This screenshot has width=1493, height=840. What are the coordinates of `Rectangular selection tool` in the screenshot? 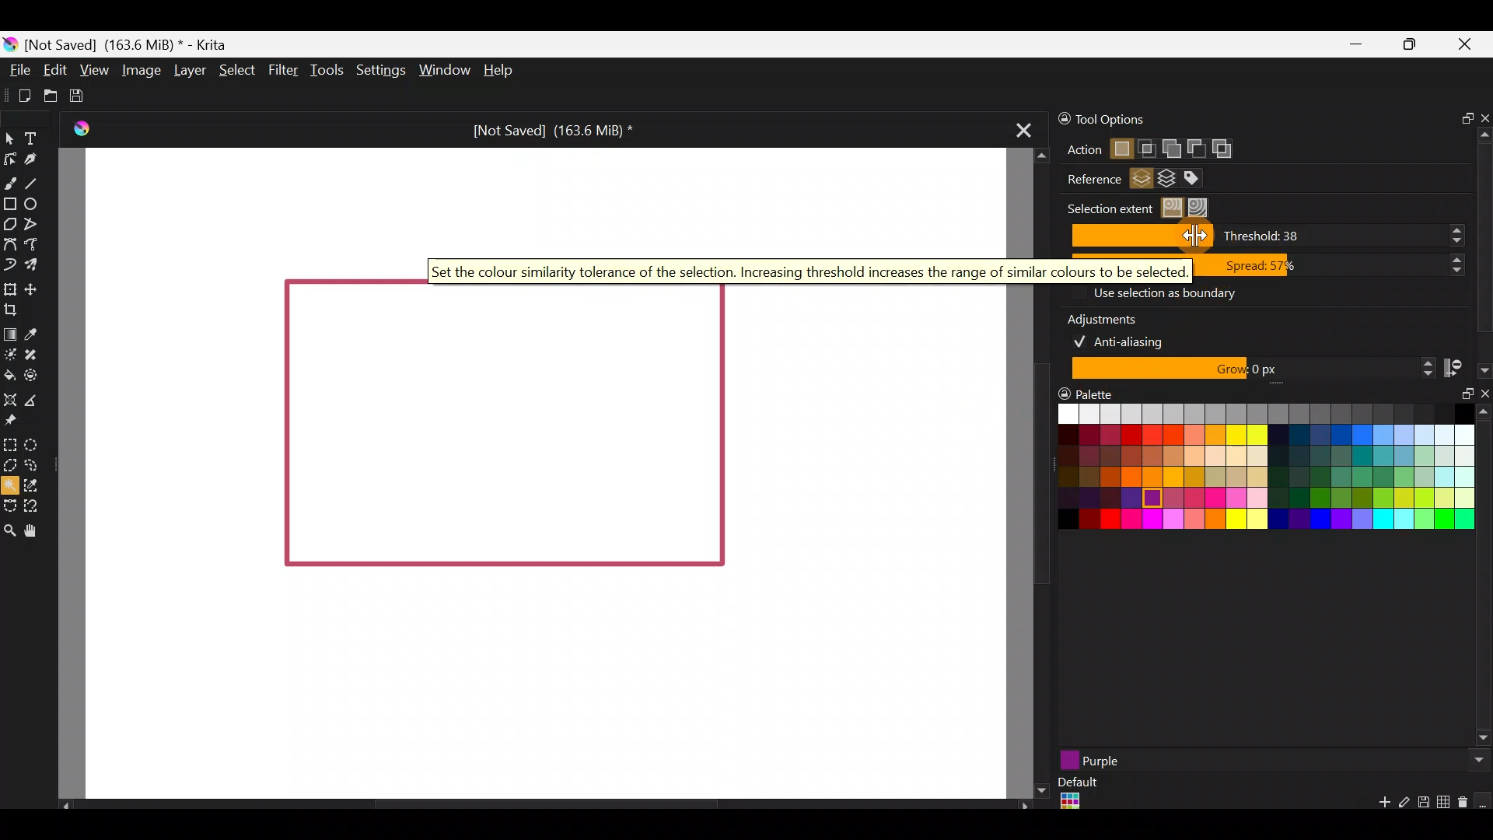 It's located at (13, 445).